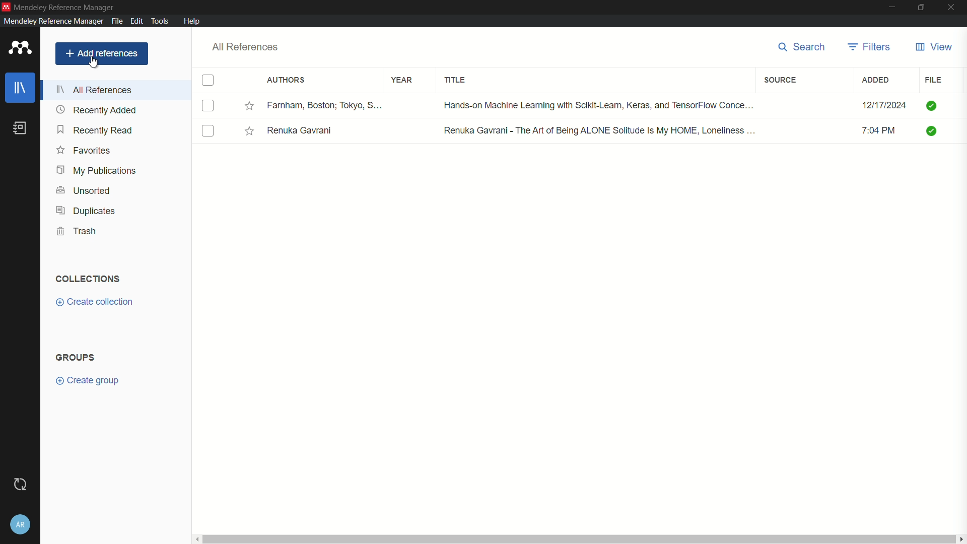 The height and width of the screenshot is (544, 967). I want to click on profile, so click(20, 524).